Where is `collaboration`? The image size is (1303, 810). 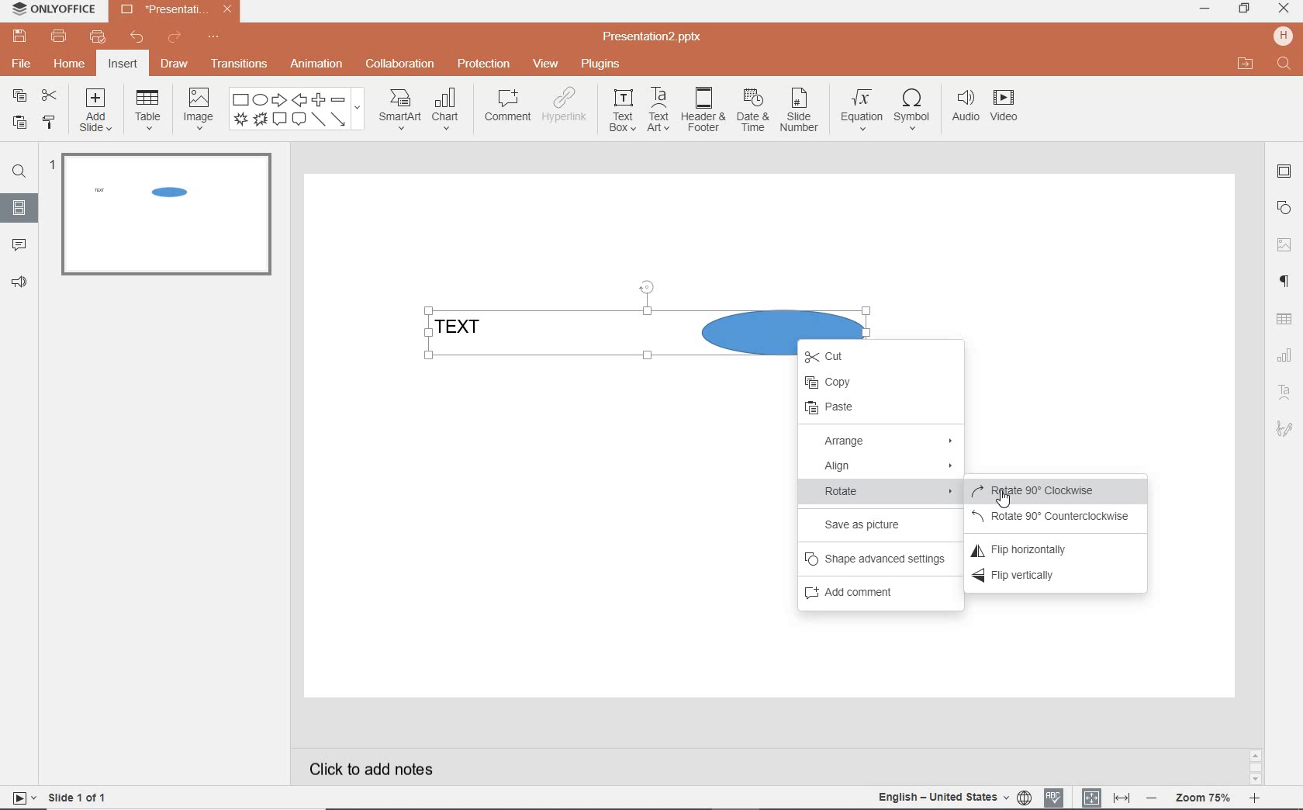 collaboration is located at coordinates (398, 65).